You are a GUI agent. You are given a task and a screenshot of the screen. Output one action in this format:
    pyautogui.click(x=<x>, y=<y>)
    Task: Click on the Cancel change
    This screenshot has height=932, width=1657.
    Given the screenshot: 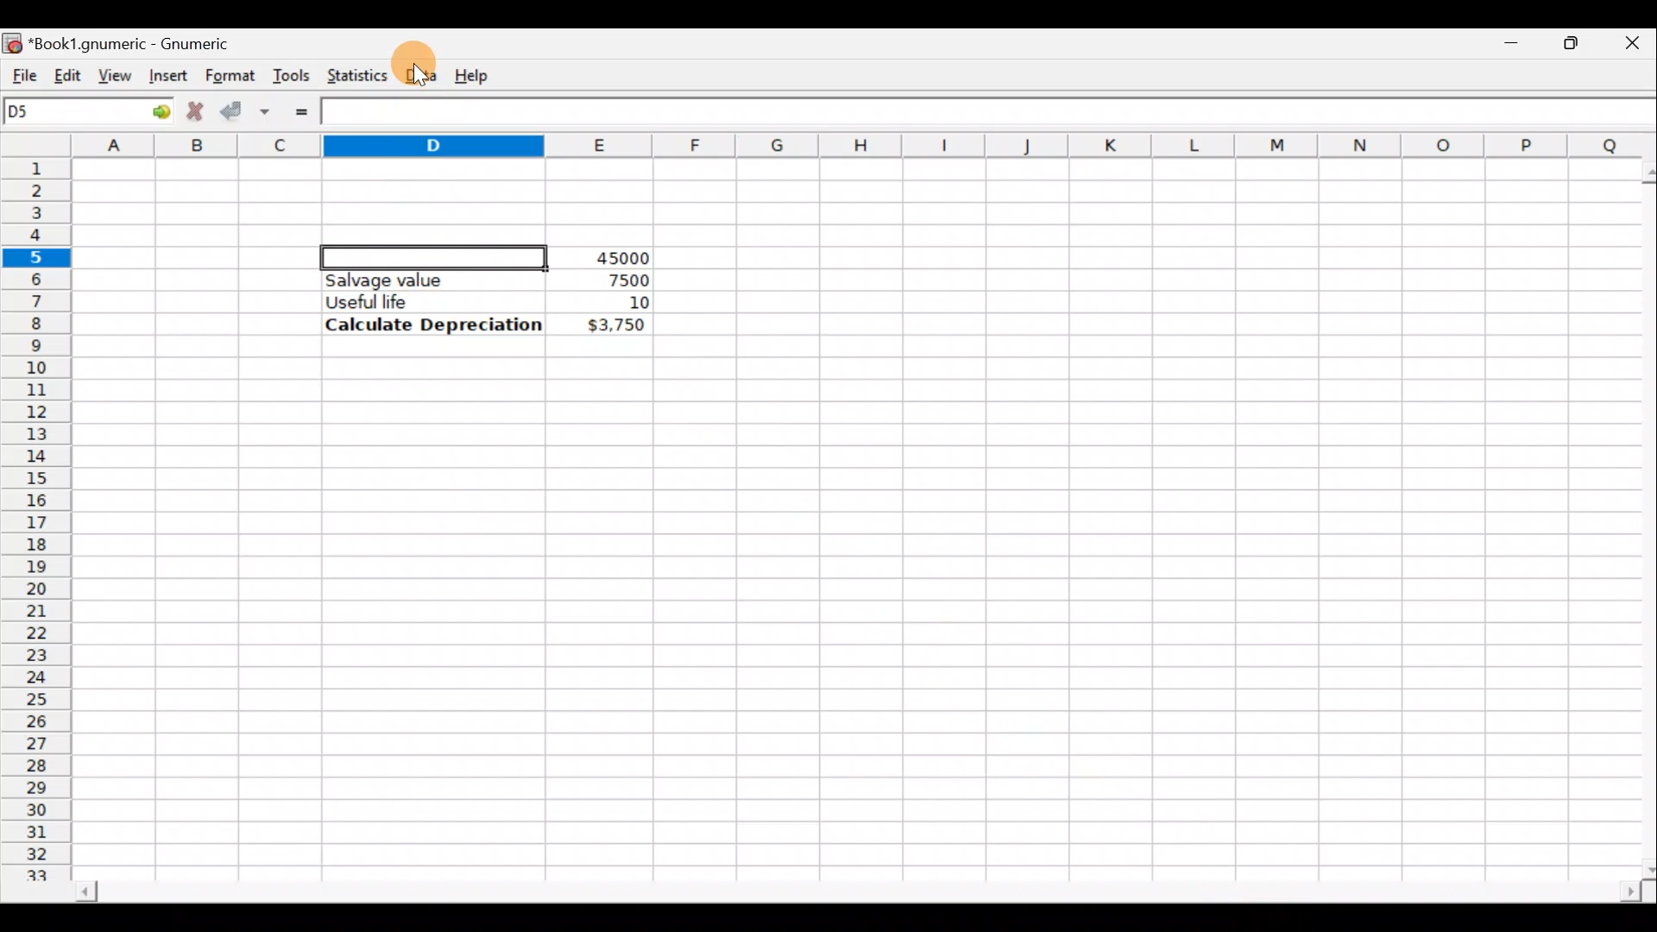 What is the action you would take?
    pyautogui.click(x=193, y=109)
    